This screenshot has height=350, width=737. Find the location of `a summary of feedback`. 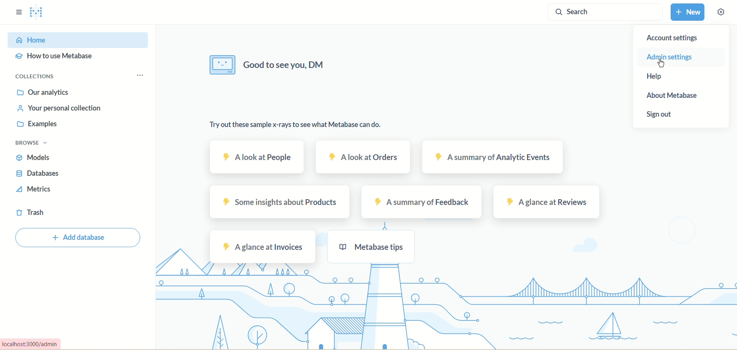

a summary of feedback is located at coordinates (420, 203).